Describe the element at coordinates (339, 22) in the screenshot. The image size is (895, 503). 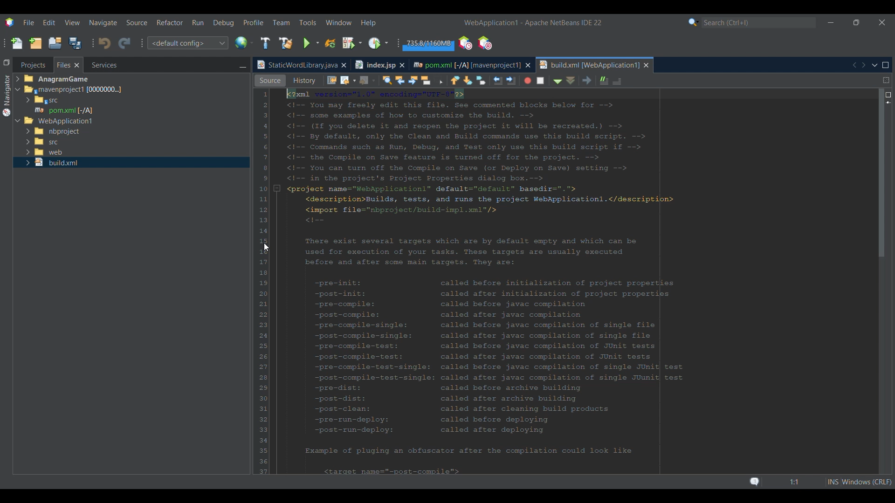
I see `Window menu` at that location.